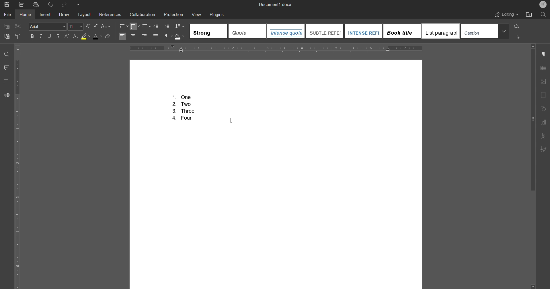 The width and height of the screenshot is (550, 289). Describe the element at coordinates (7, 68) in the screenshot. I see `Comments` at that location.